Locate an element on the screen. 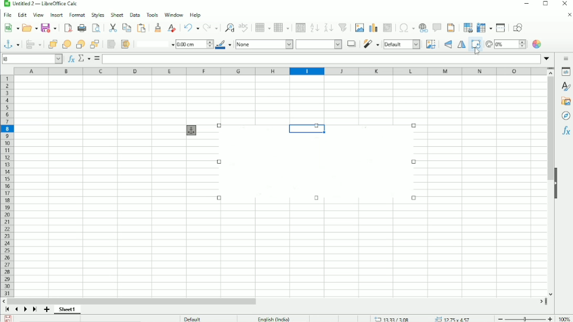 This screenshot has width=573, height=322. Default is located at coordinates (402, 45).